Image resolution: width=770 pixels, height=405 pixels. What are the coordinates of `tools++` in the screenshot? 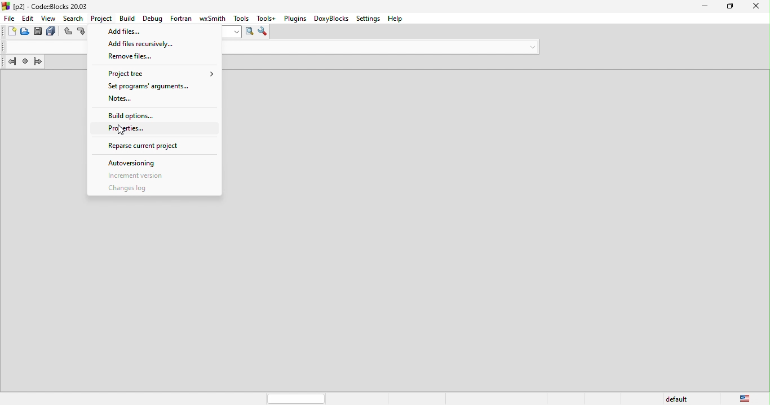 It's located at (267, 18).